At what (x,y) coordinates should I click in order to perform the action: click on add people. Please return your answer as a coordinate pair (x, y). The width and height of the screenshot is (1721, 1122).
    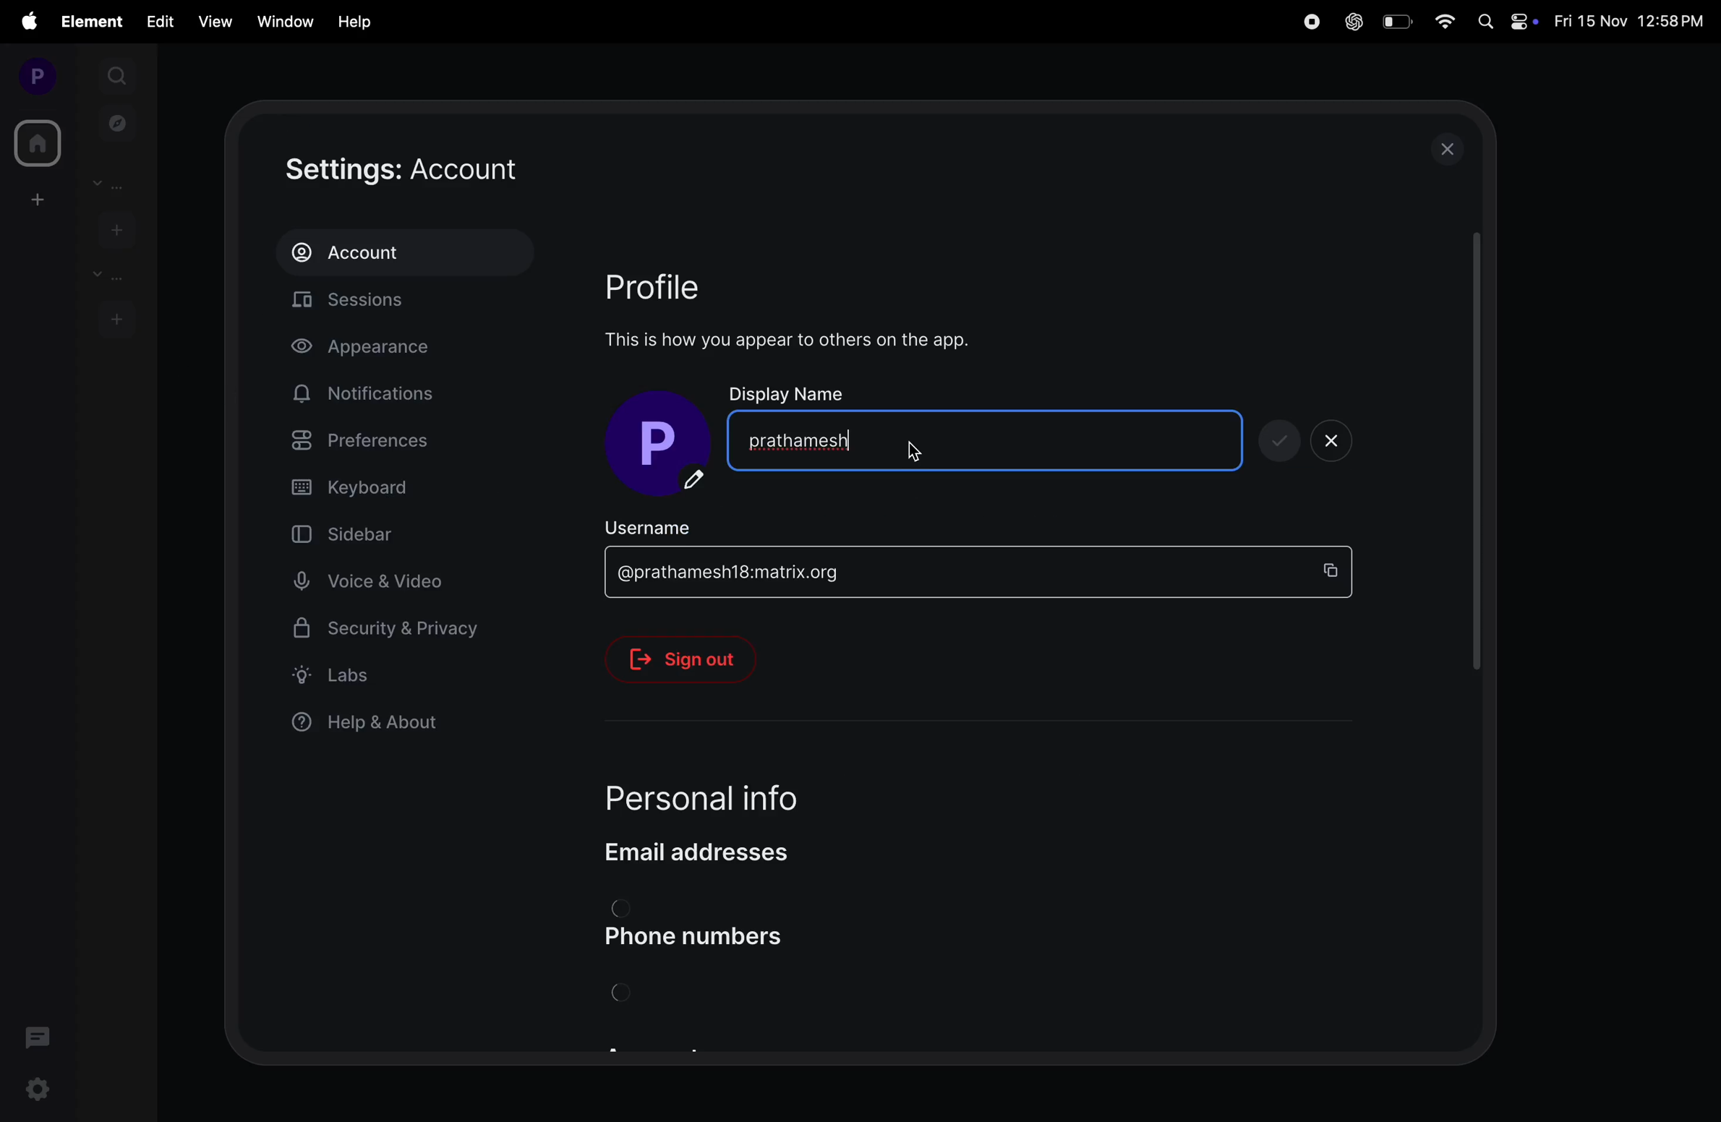
    Looking at the image, I should click on (114, 228).